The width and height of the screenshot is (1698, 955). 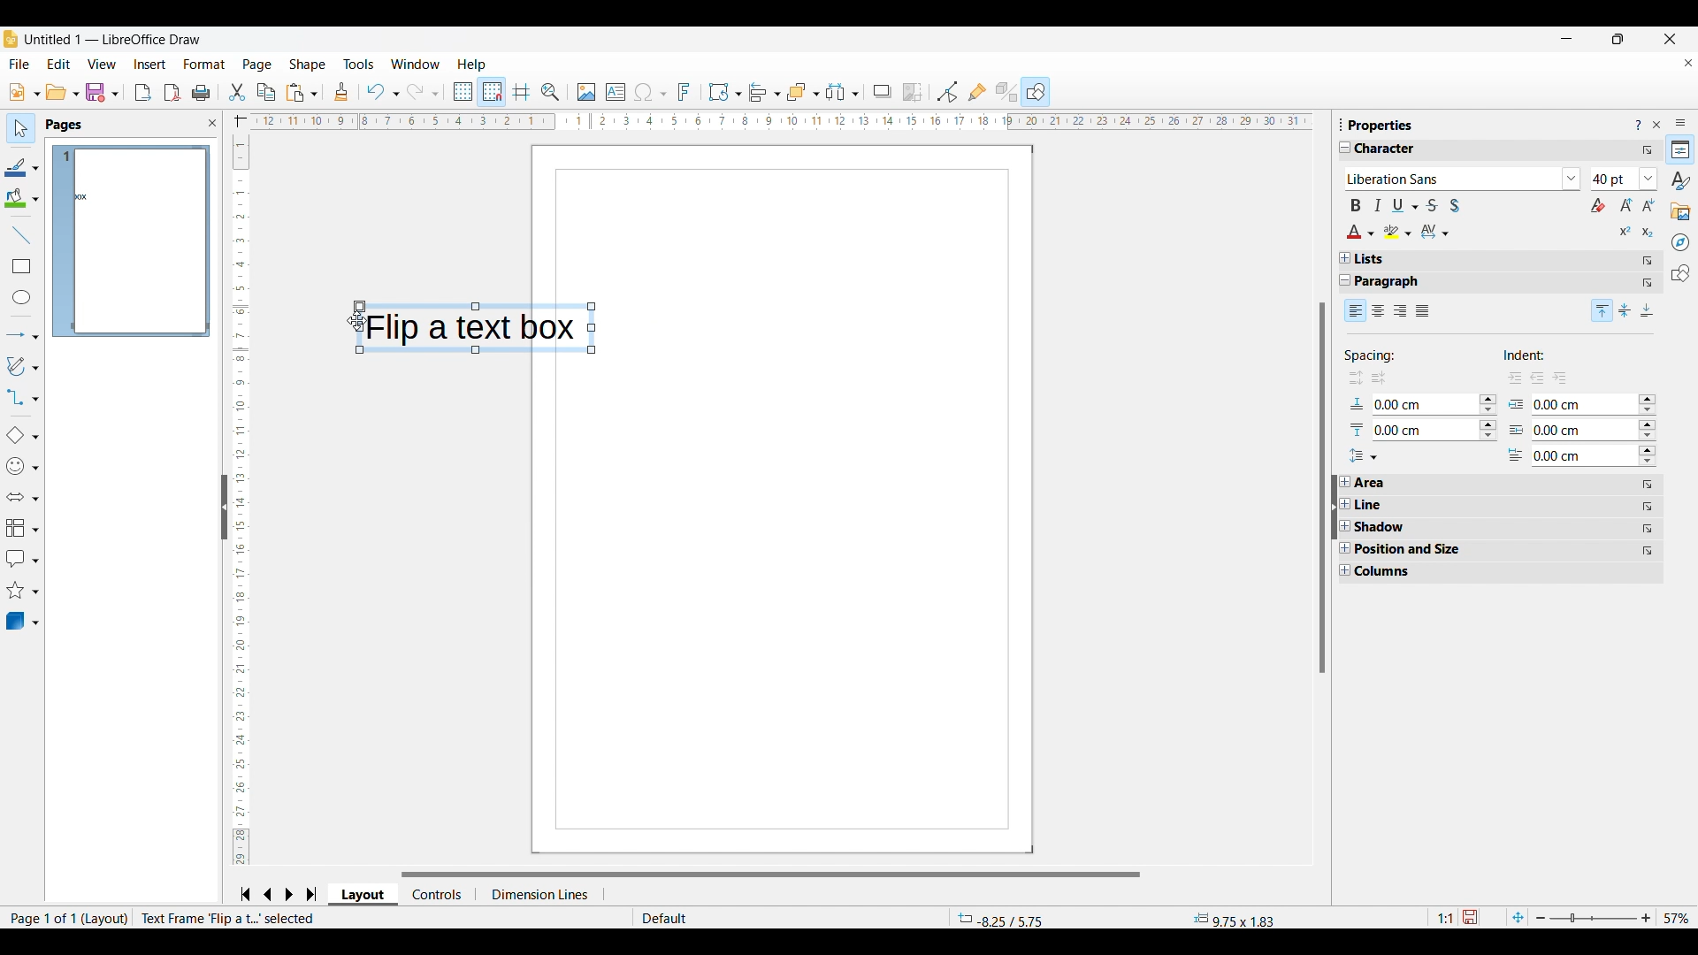 I want to click on Insert ellipse, so click(x=22, y=297).